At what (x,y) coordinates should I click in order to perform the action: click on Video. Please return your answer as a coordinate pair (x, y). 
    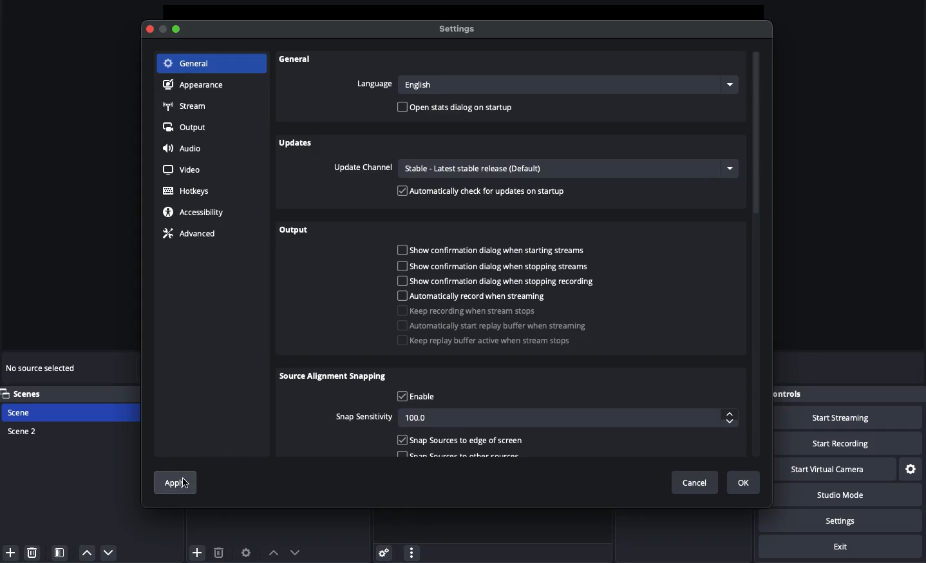
    Looking at the image, I should click on (184, 169).